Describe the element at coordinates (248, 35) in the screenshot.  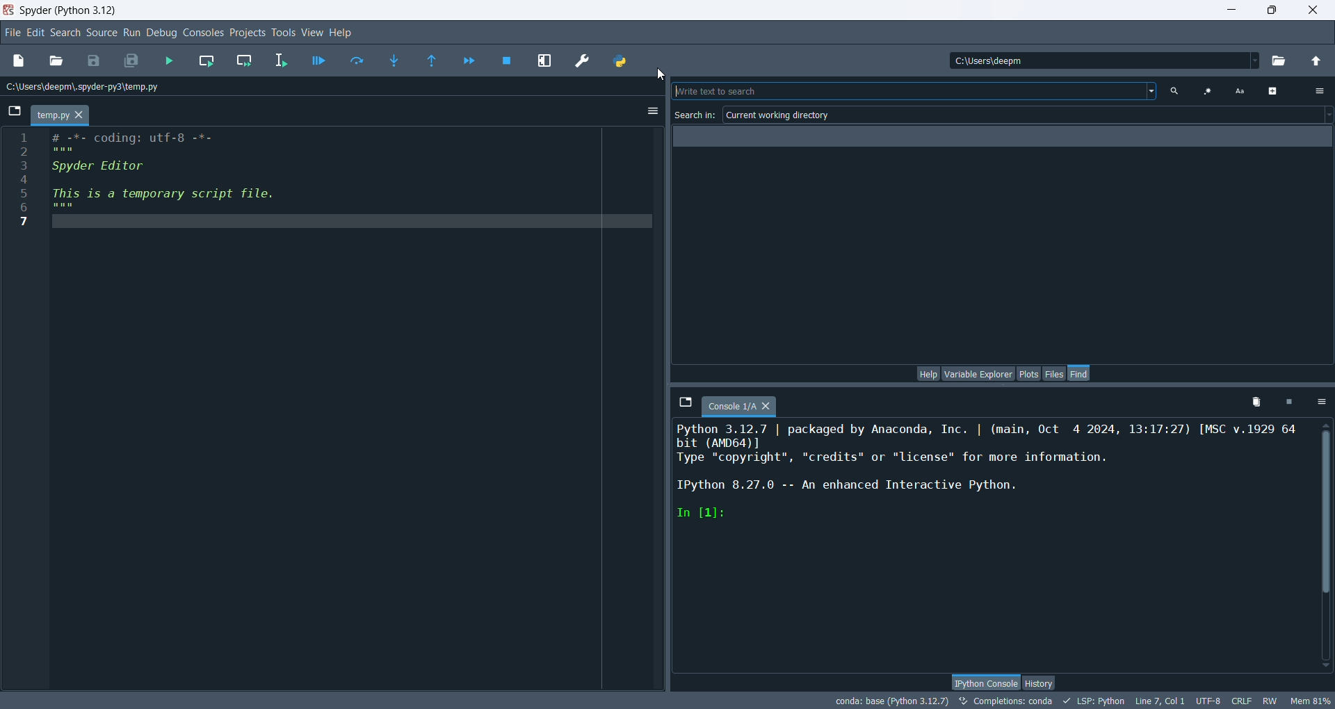
I see `projects` at that location.